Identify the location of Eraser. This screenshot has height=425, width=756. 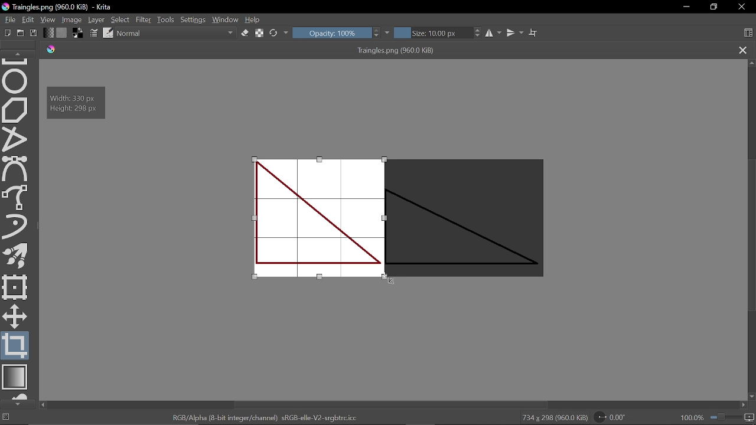
(245, 33).